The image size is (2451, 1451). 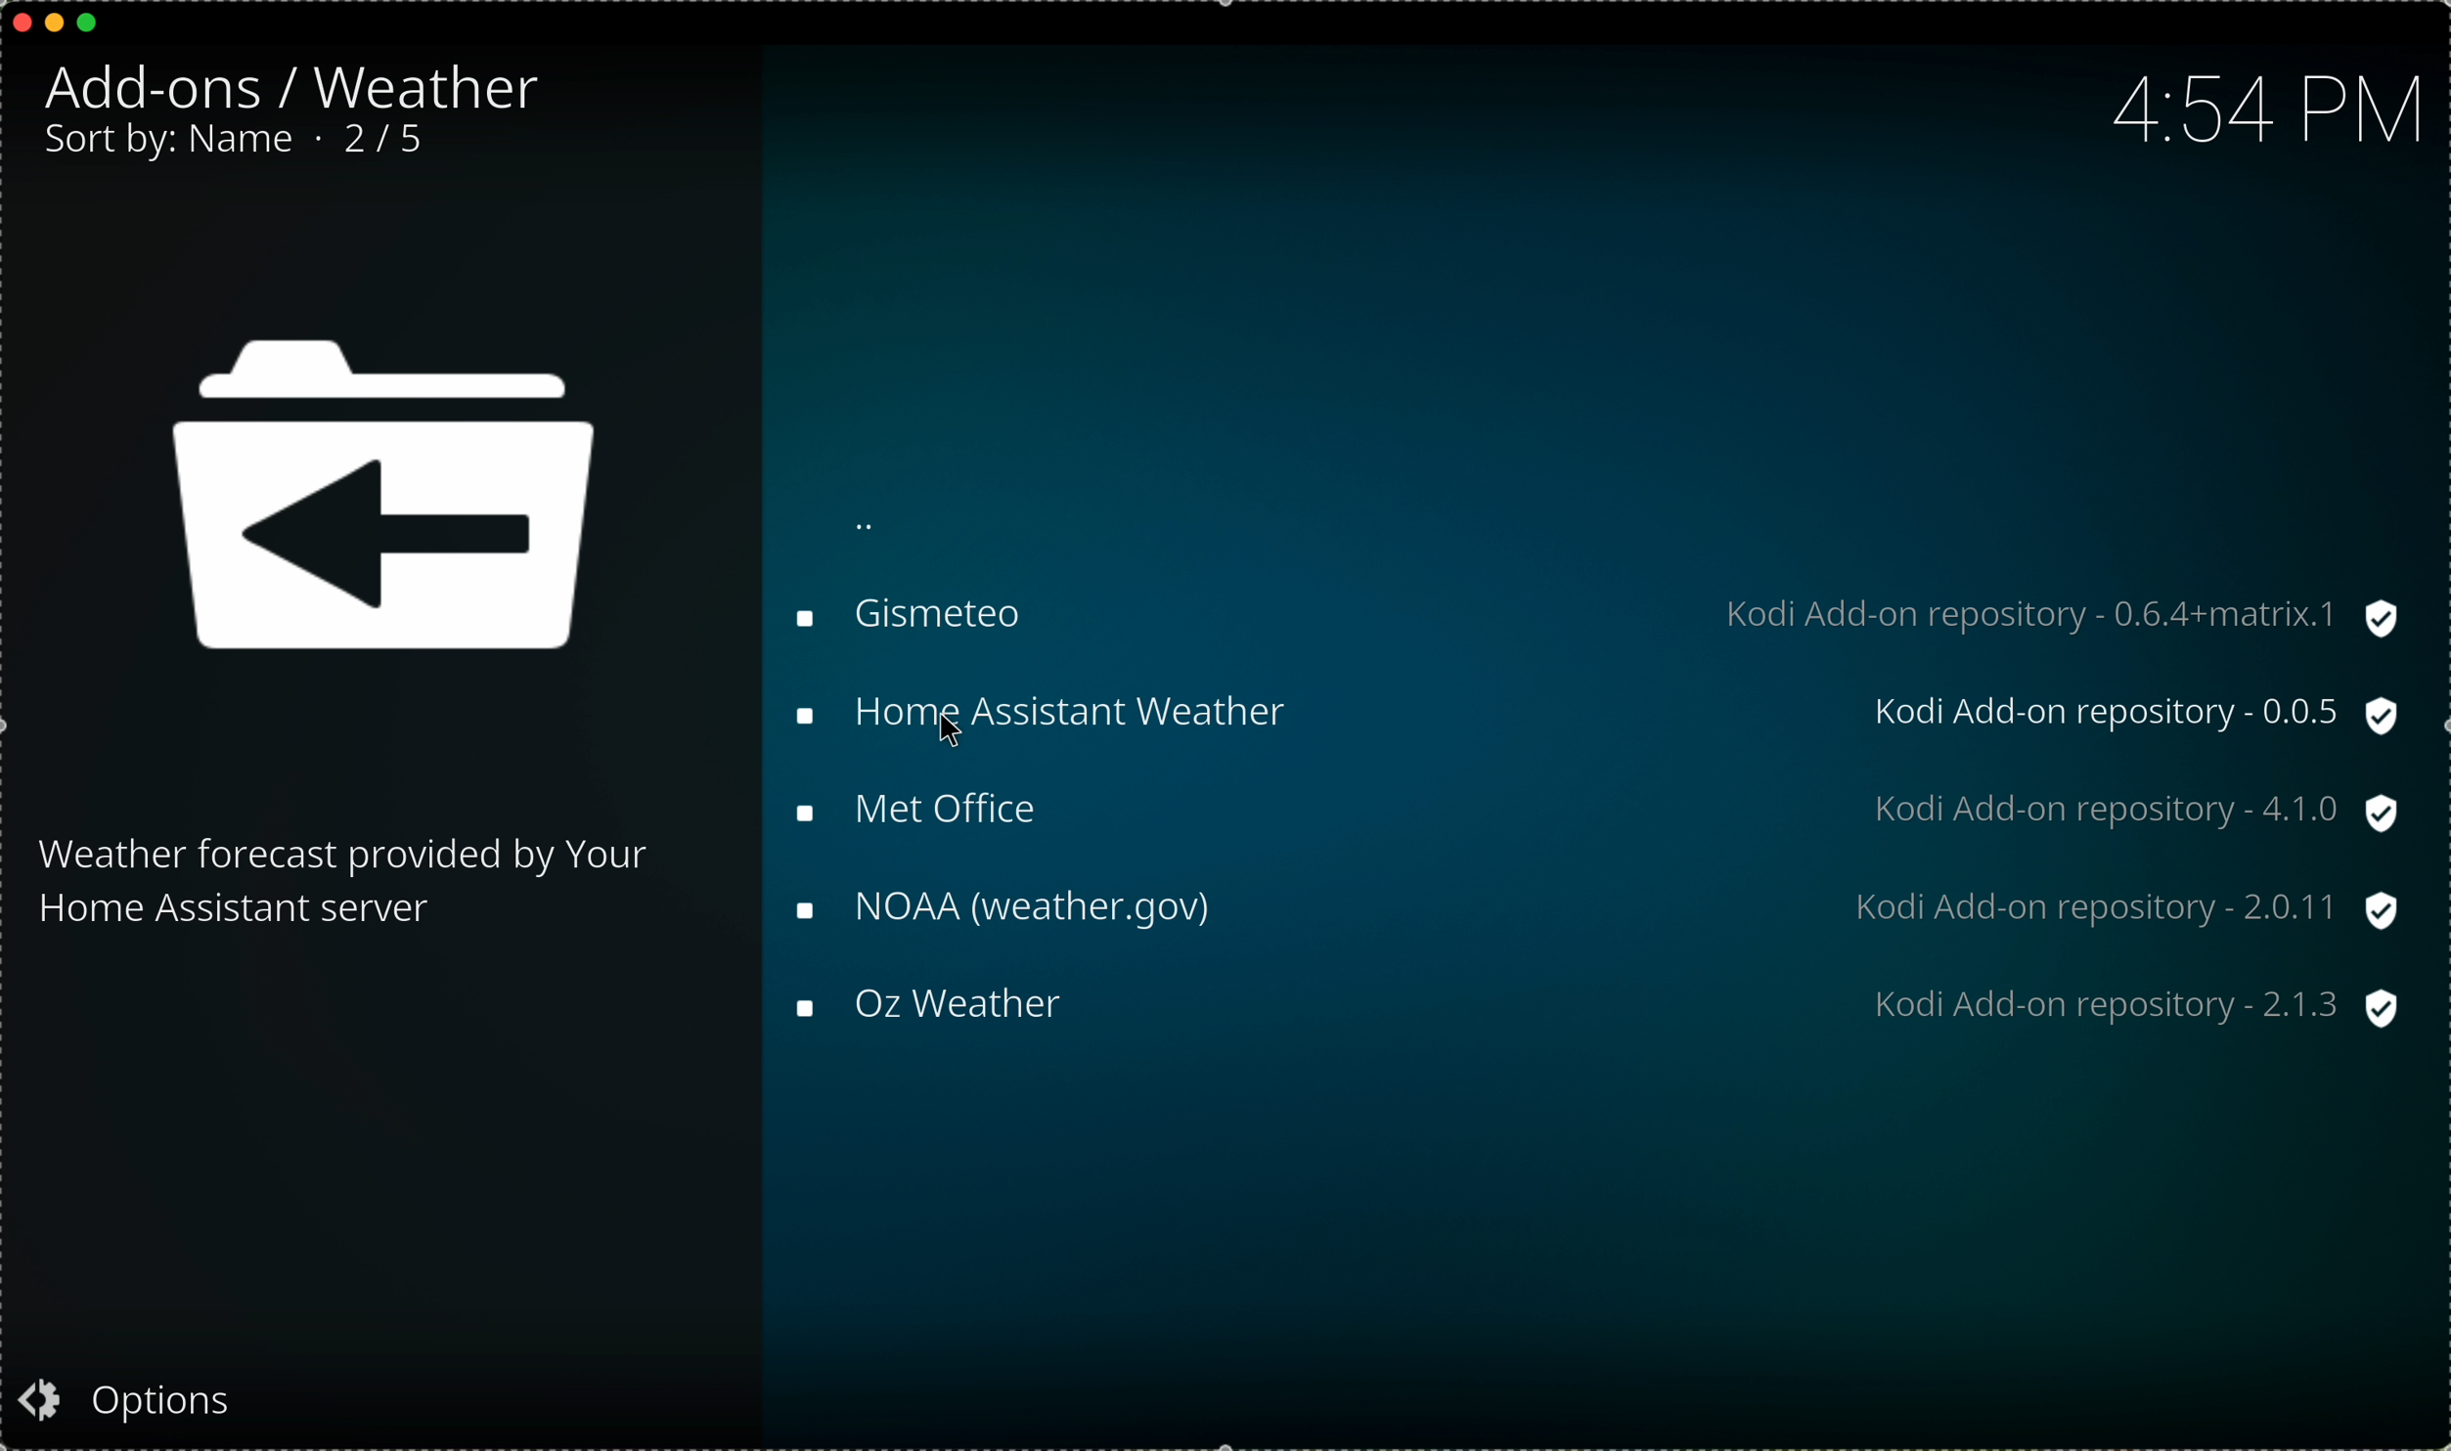 I want to click on gismeteo, so click(x=1596, y=620).